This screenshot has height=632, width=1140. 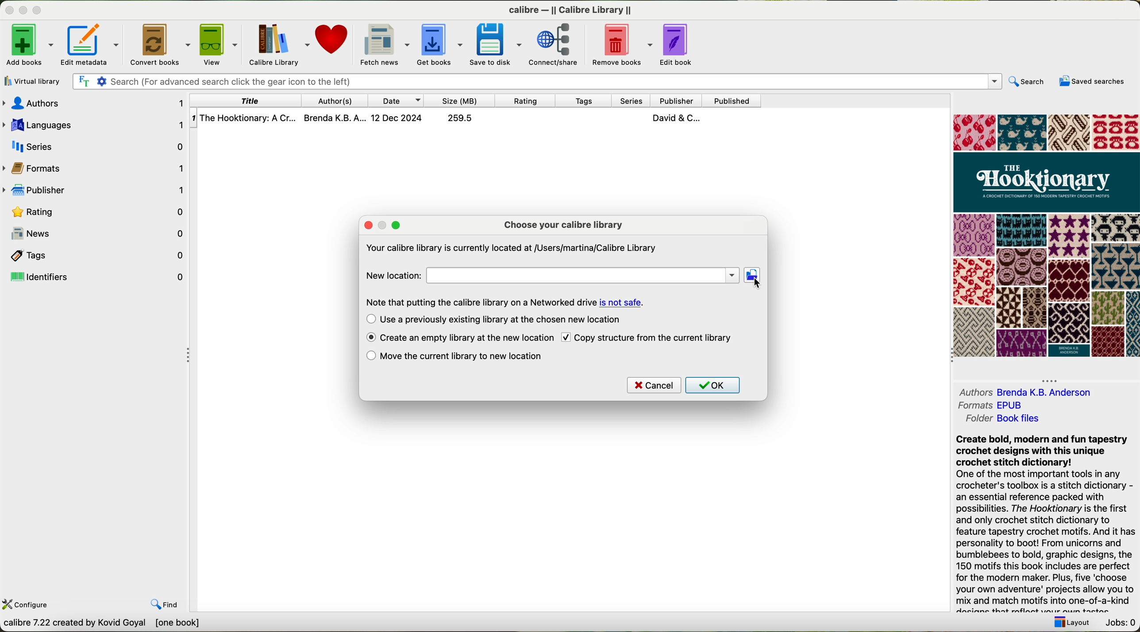 I want to click on calibre 7.22 created by Kavid Goyal [one book], so click(x=127, y=624).